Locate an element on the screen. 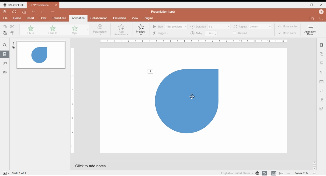 Image resolution: width=326 pixels, height=176 pixels. home is located at coordinates (17, 18).